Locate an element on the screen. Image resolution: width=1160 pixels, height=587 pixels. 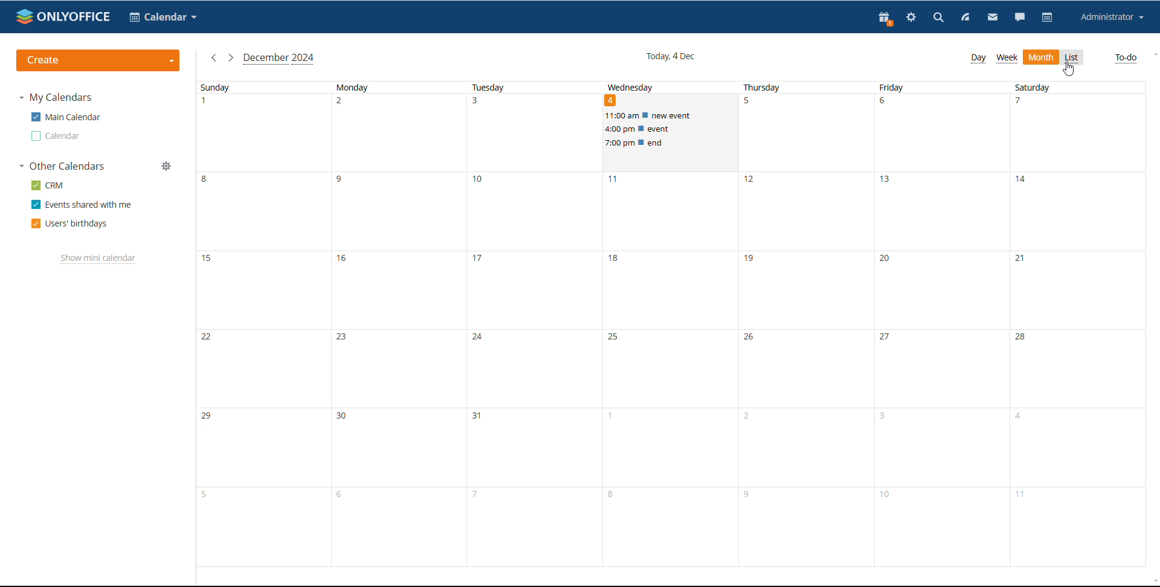
users' birthdays is located at coordinates (69, 224).